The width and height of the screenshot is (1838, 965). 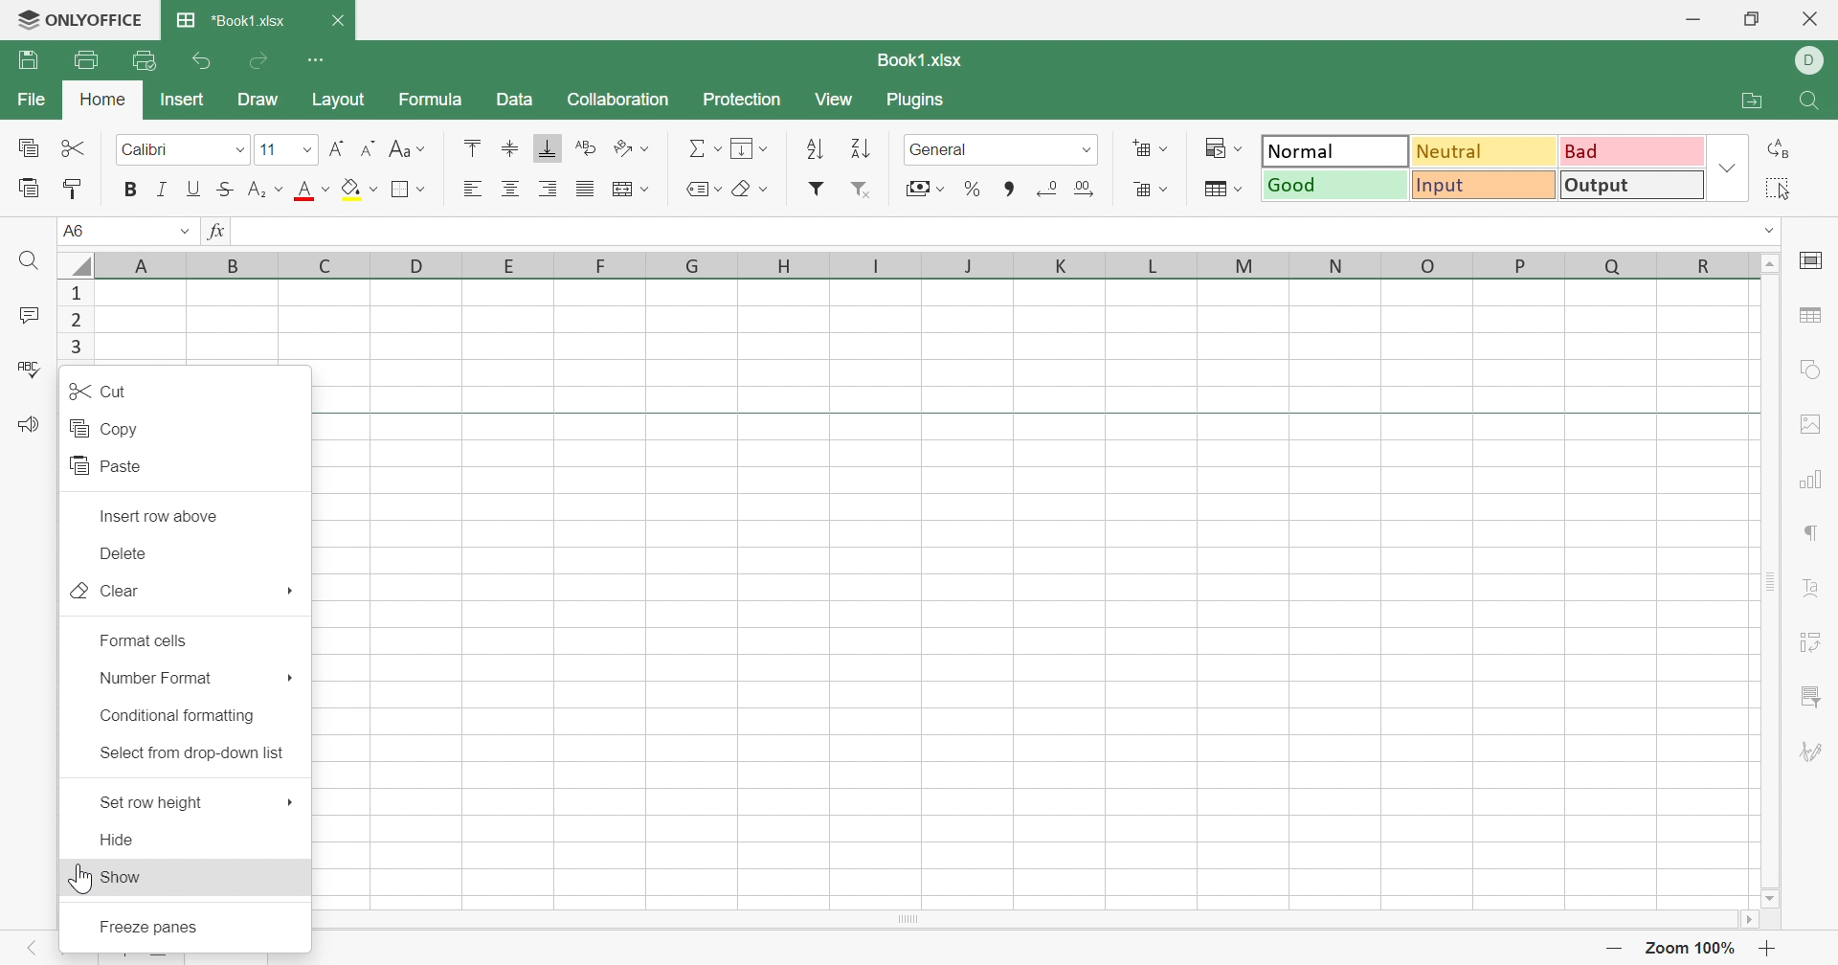 What do you see at coordinates (33, 370) in the screenshot?
I see `Check Spelling` at bounding box center [33, 370].